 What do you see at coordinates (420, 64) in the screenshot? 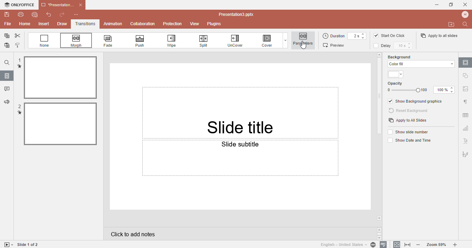
I see `color fill` at bounding box center [420, 64].